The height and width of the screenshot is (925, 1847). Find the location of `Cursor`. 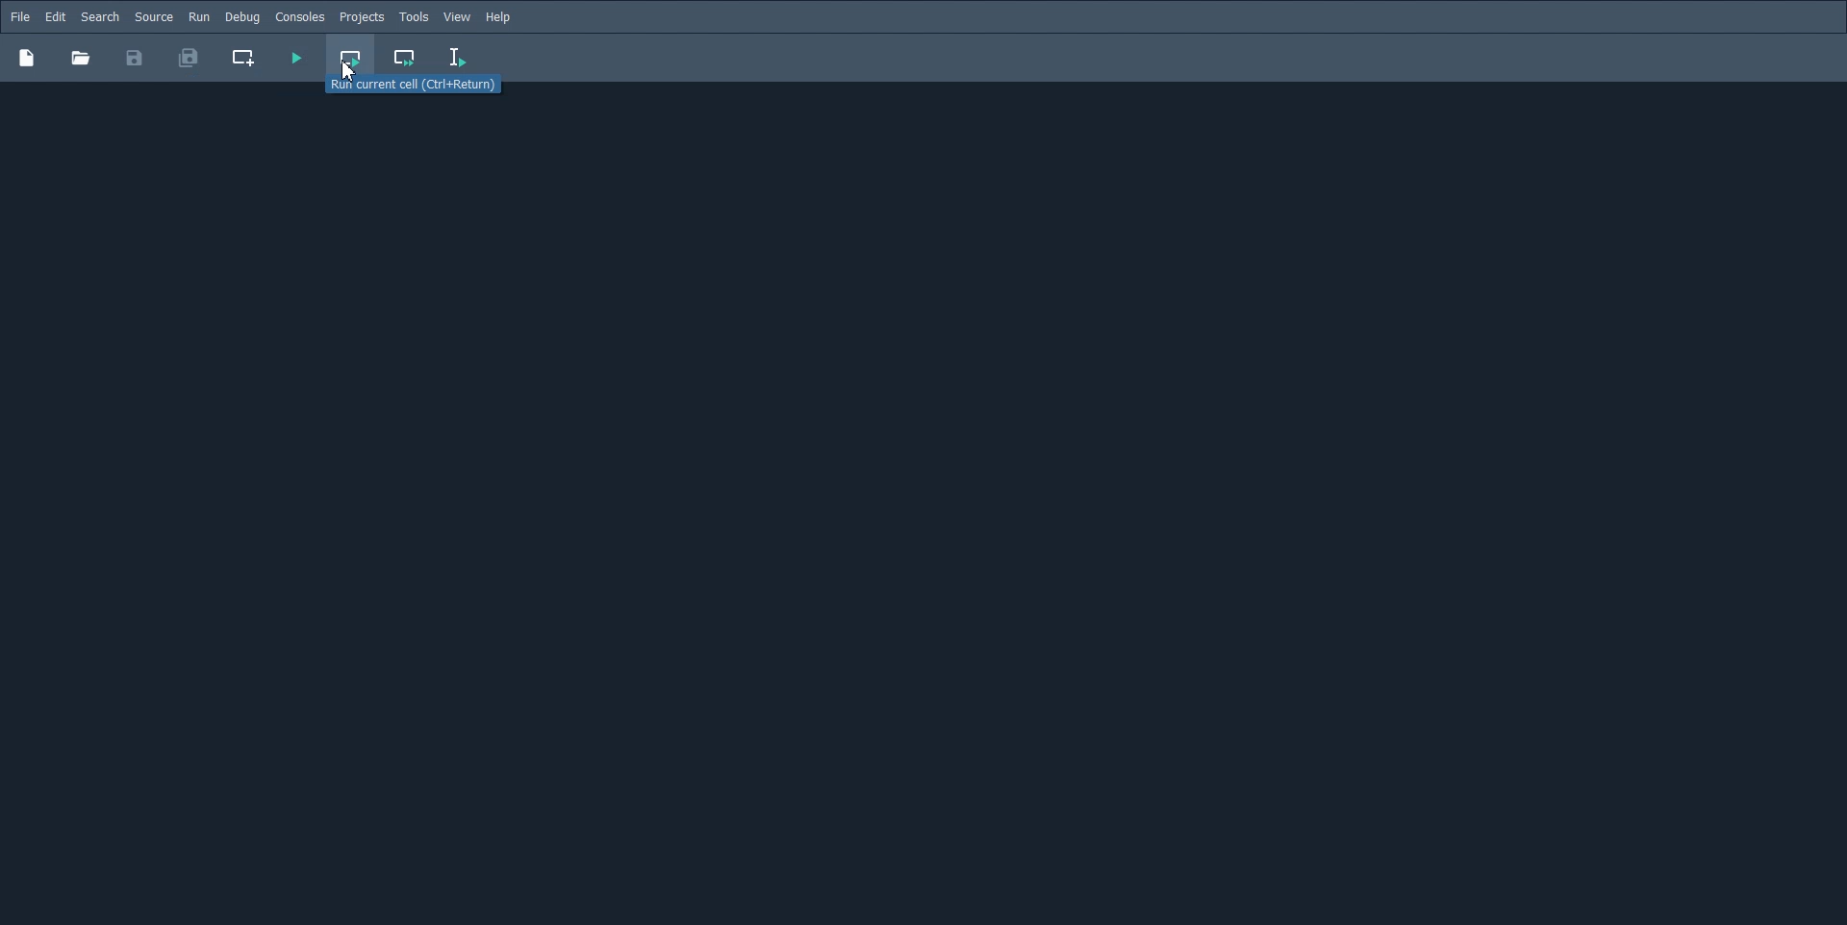

Cursor is located at coordinates (348, 70).